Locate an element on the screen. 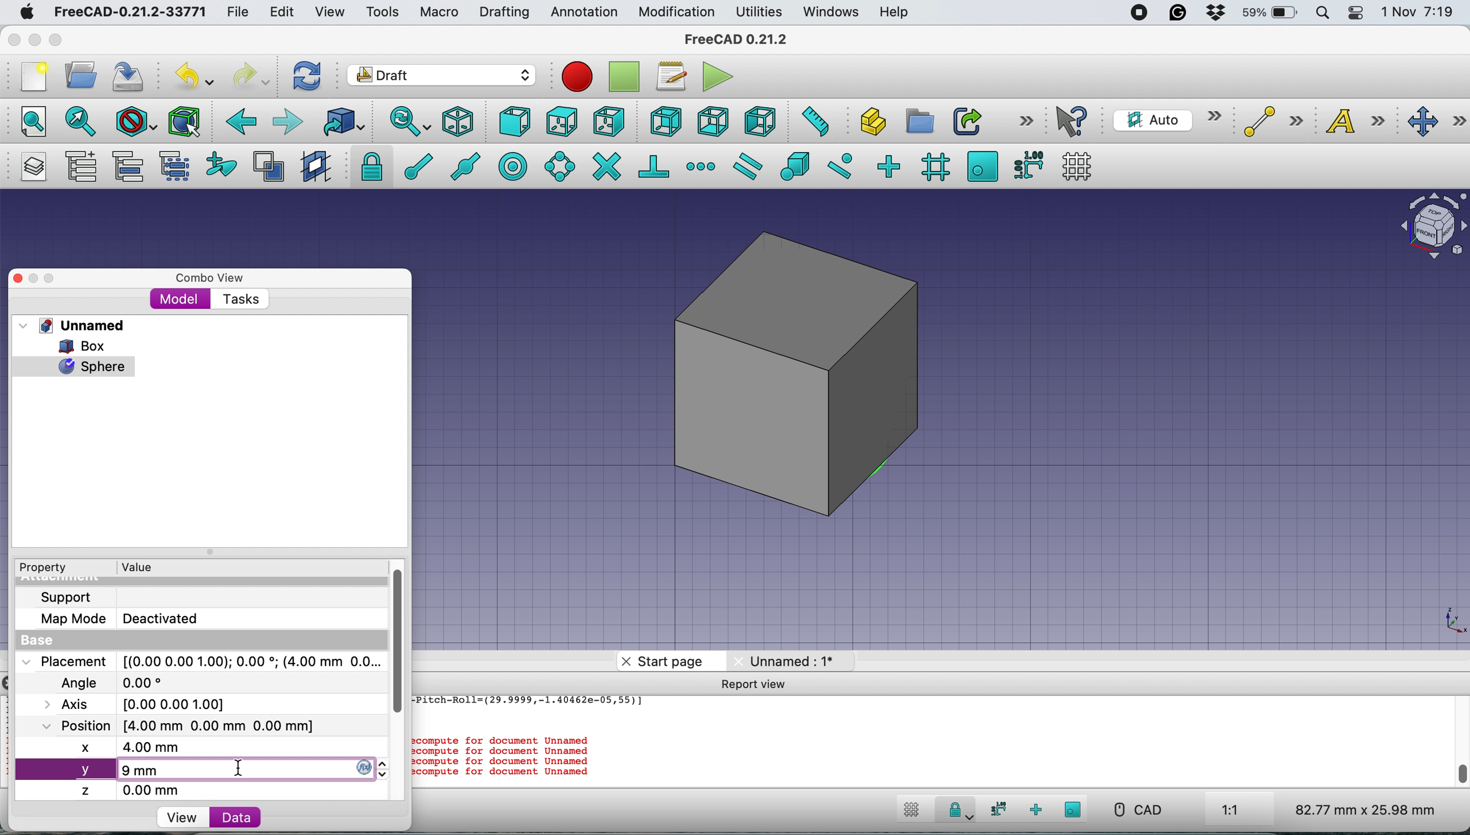 This screenshot has height=835, width=1470. close tab is located at coordinates (737, 659).